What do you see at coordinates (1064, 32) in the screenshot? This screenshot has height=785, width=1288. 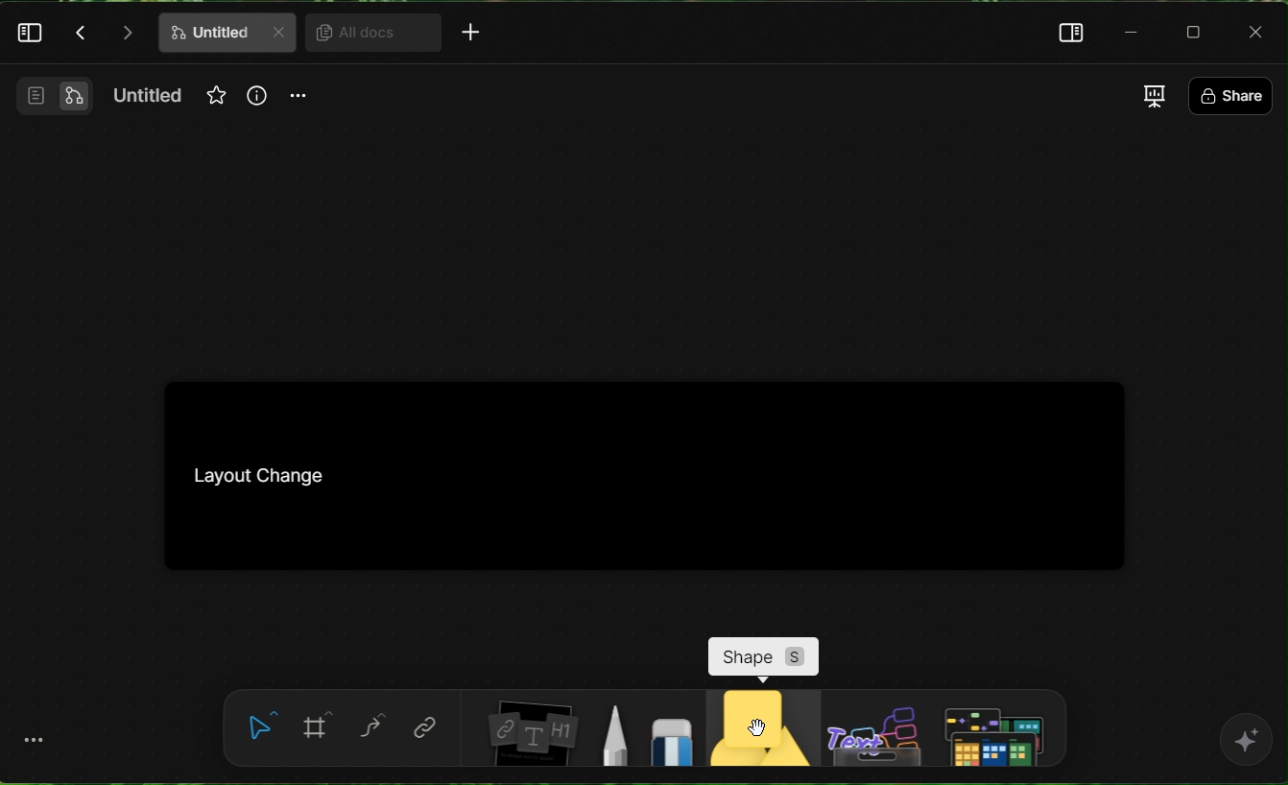 I see `right panel` at bounding box center [1064, 32].